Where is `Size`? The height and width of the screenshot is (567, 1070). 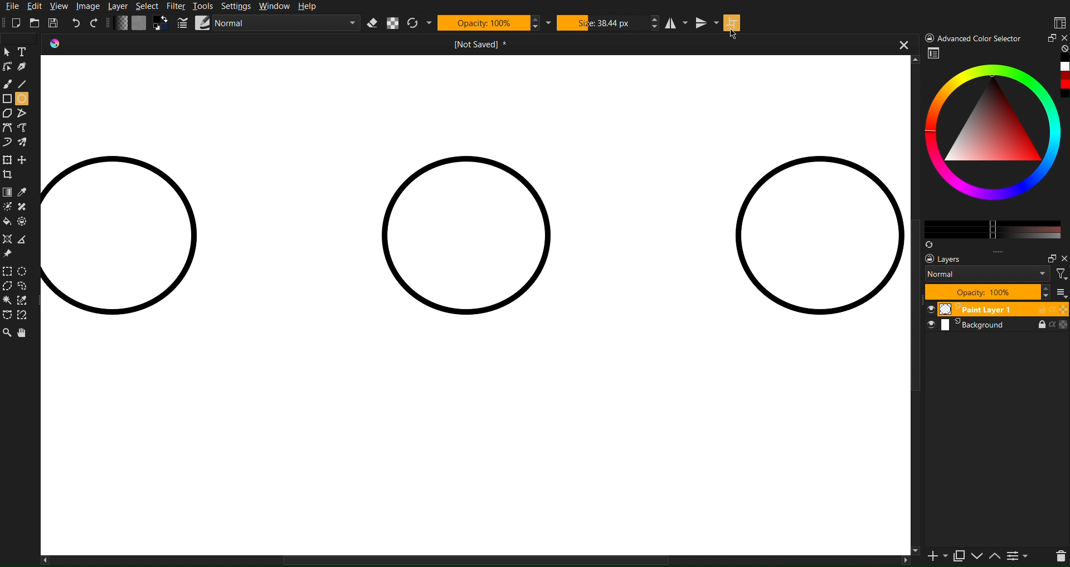 Size is located at coordinates (605, 22).